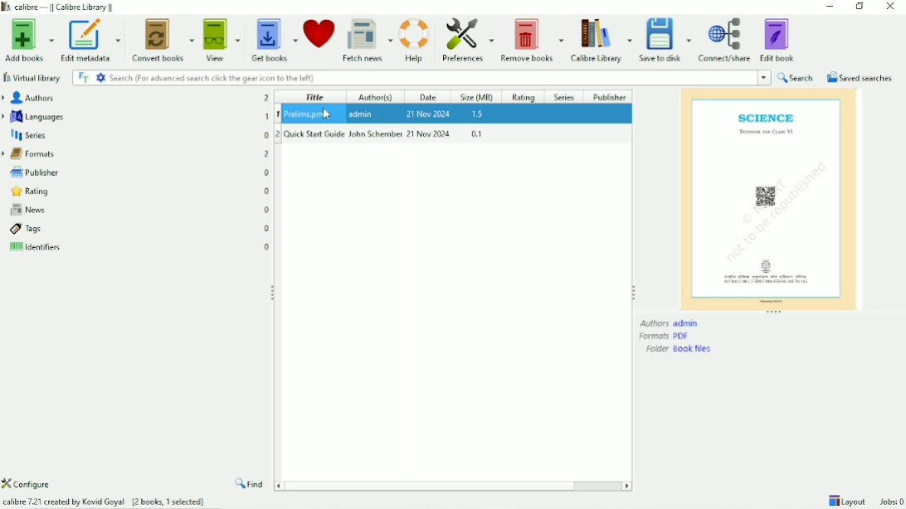  I want to click on Tags, so click(23, 230).